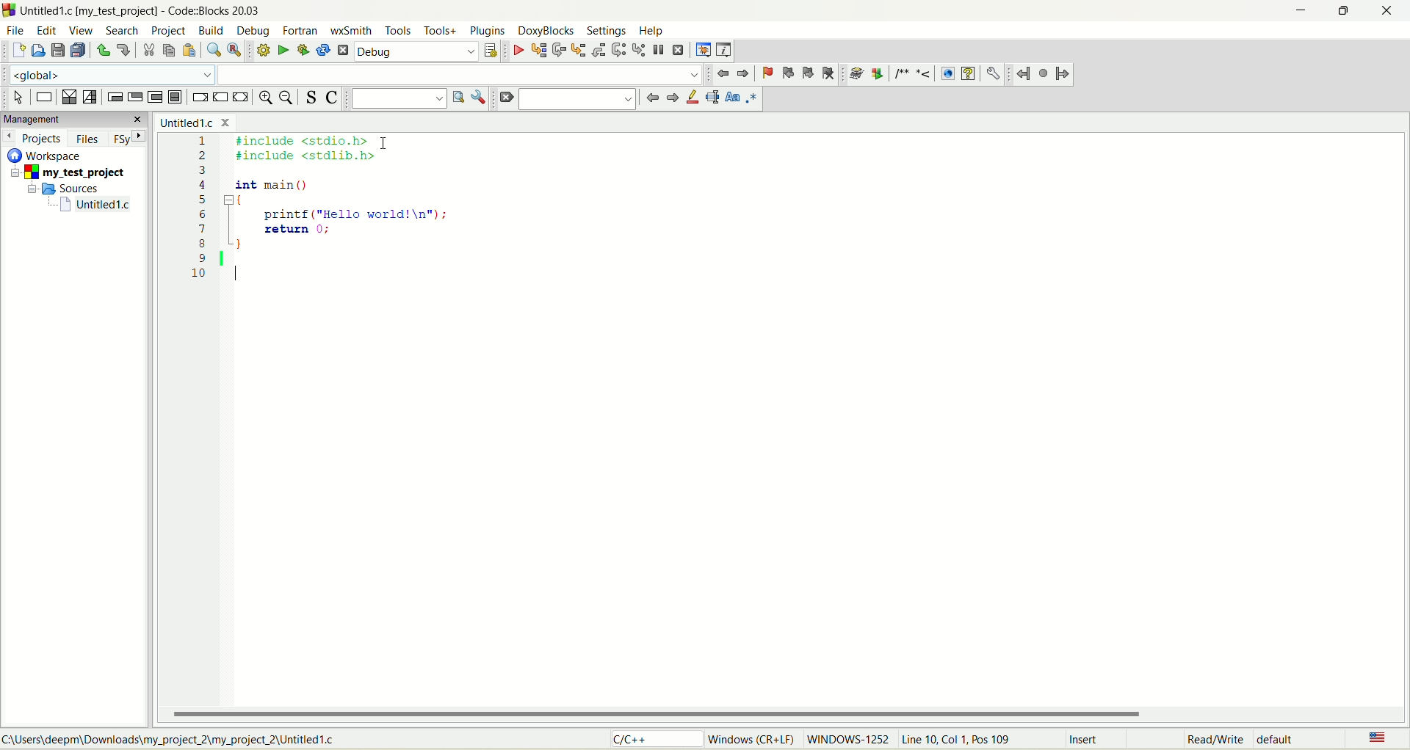 This screenshot has width=1410, height=750. Describe the element at coordinates (653, 30) in the screenshot. I see `help` at that location.